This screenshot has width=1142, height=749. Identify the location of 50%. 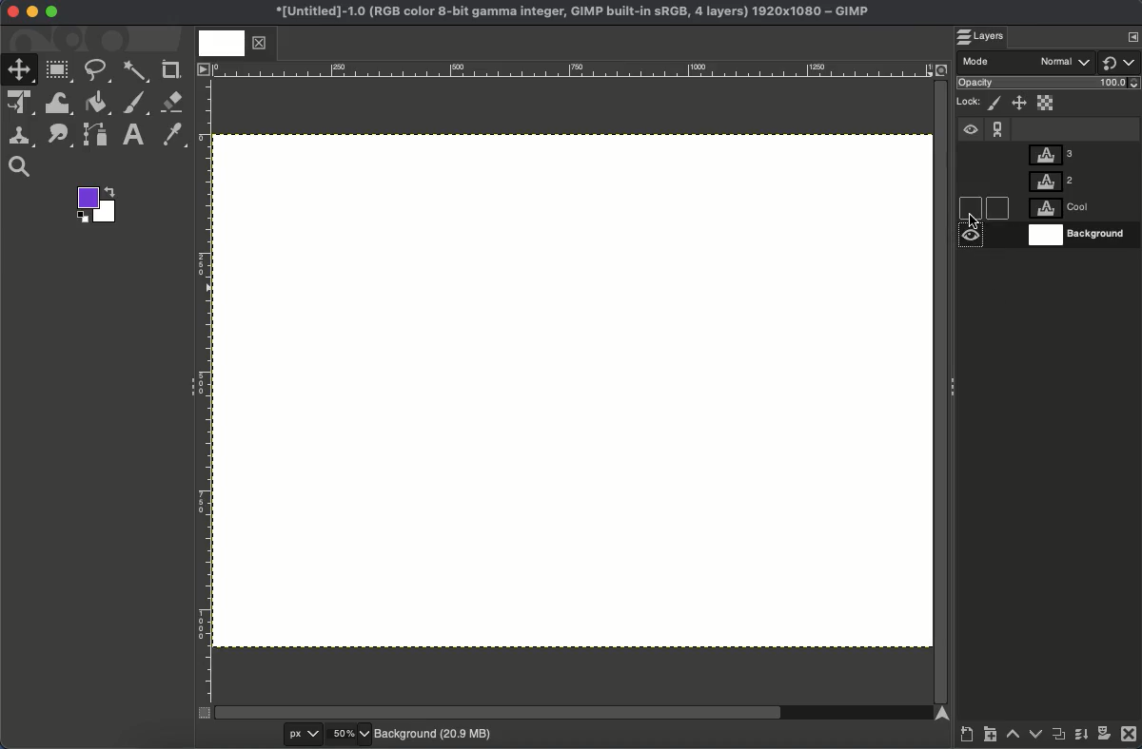
(348, 734).